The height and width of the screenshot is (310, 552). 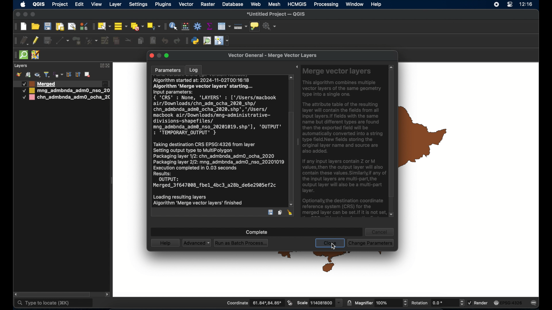 What do you see at coordinates (14, 27) in the screenshot?
I see `project toolbar` at bounding box center [14, 27].